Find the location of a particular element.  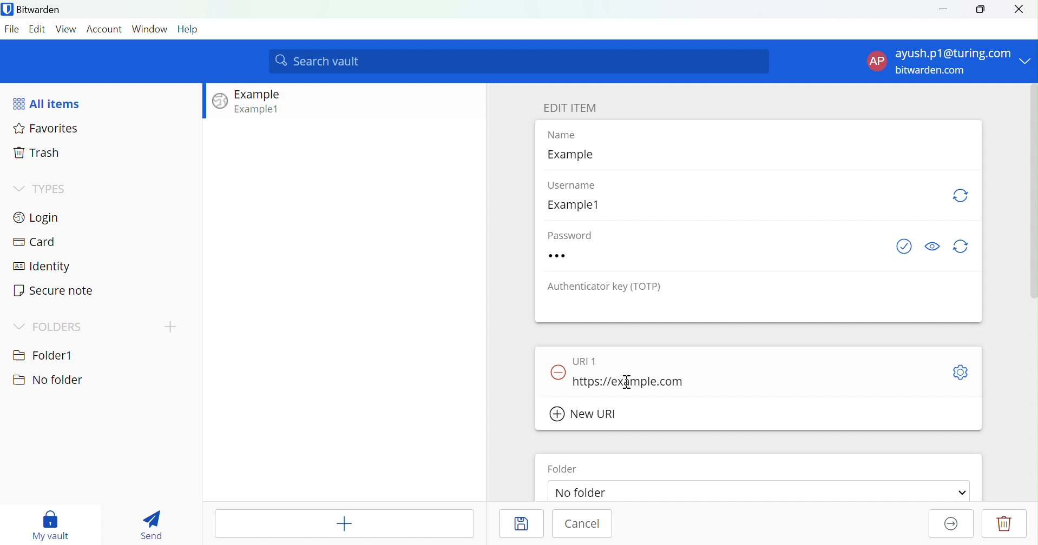

Minimize is located at coordinates (943, 8).